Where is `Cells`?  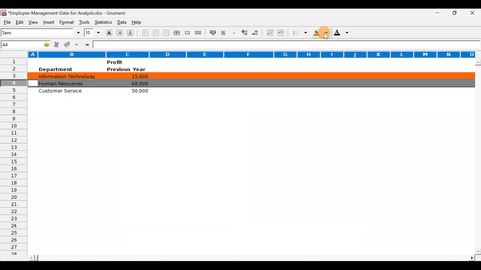
Cells is located at coordinates (248, 177).